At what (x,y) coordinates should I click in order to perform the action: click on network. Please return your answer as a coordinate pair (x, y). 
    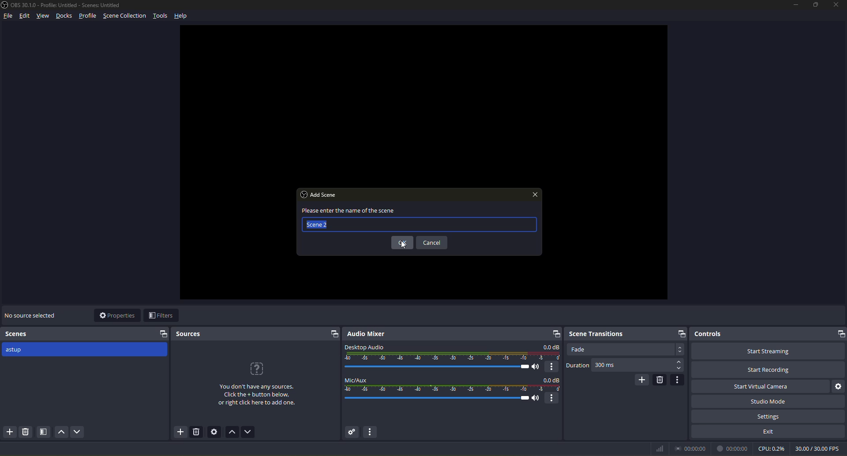
    Looking at the image, I should click on (660, 449).